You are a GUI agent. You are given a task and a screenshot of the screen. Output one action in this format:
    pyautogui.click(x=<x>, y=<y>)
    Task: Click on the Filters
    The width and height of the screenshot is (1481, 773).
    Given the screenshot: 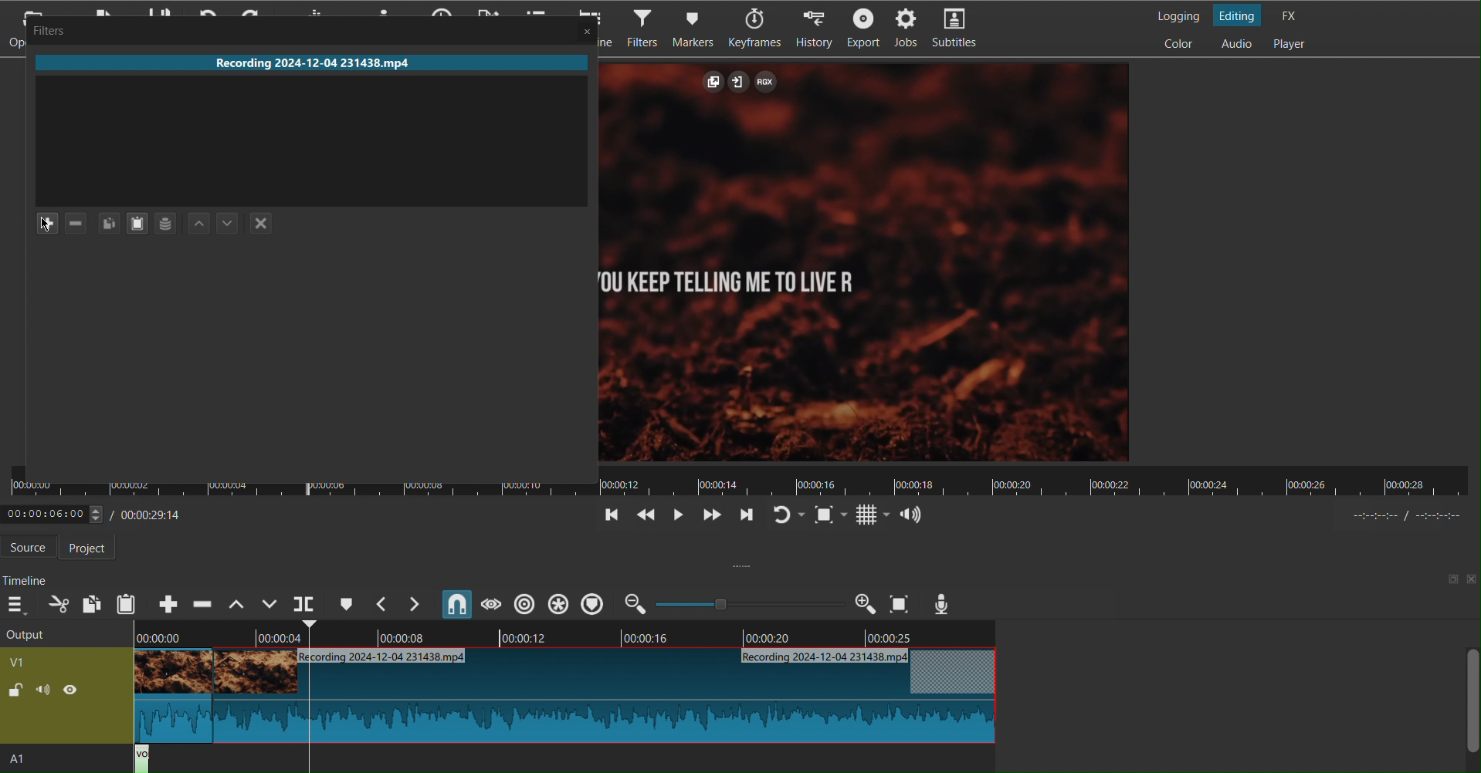 What is the action you would take?
    pyautogui.click(x=639, y=27)
    